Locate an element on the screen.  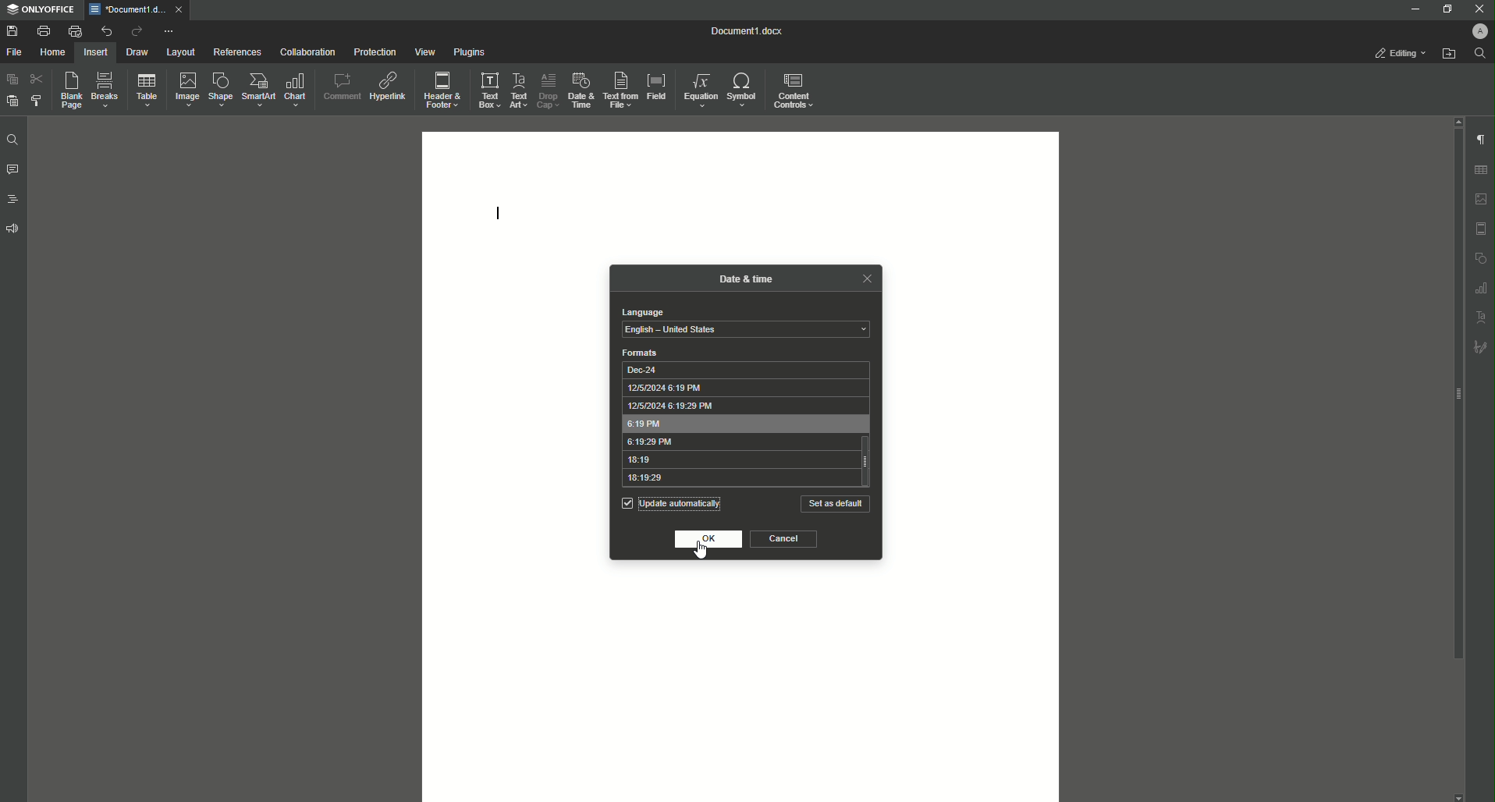
Image is located at coordinates (183, 89).